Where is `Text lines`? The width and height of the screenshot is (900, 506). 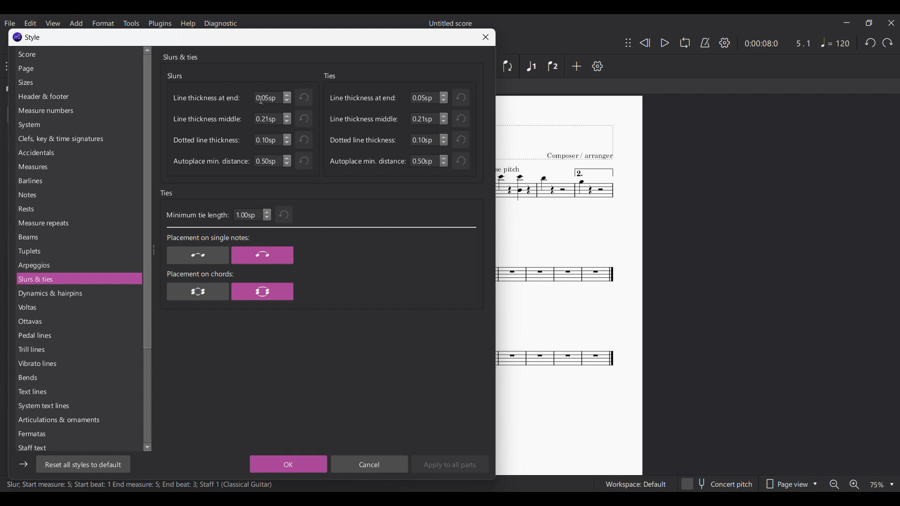 Text lines is located at coordinates (77, 392).